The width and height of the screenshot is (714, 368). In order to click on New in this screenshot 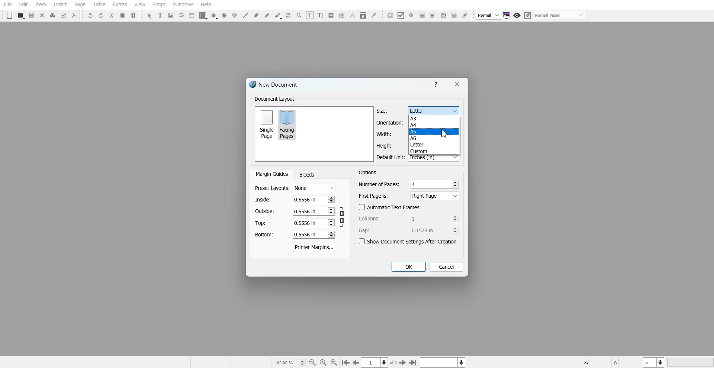, I will do `click(10, 15)`.